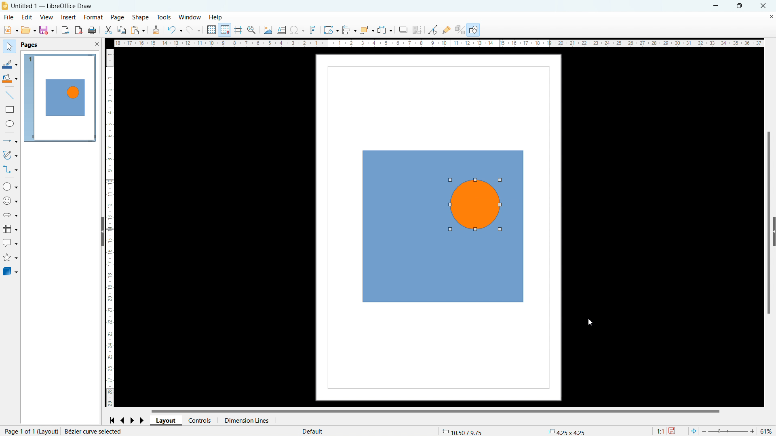 This screenshot has width=776, height=436. I want to click on Untitled 1 - LibreOffice Draw, so click(52, 6).